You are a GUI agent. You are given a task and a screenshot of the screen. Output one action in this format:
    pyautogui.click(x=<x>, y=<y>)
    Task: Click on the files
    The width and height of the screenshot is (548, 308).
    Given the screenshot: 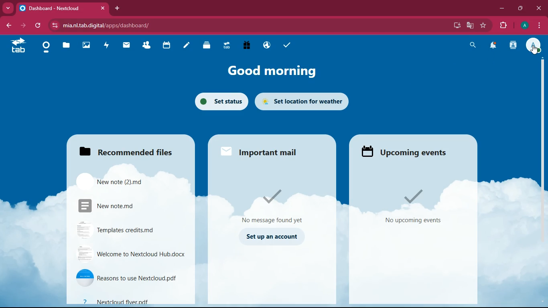 What is the action you would take?
    pyautogui.click(x=65, y=46)
    